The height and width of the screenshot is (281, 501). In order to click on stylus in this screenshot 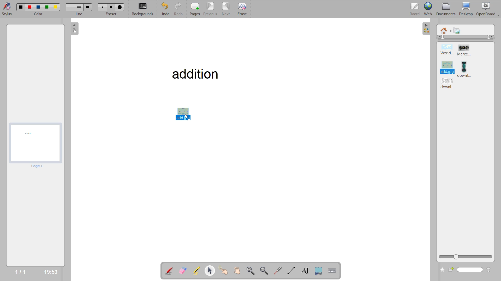, I will do `click(6, 8)`.